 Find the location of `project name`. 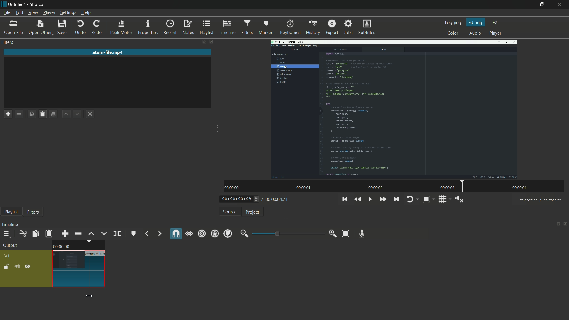

project name is located at coordinates (17, 4).